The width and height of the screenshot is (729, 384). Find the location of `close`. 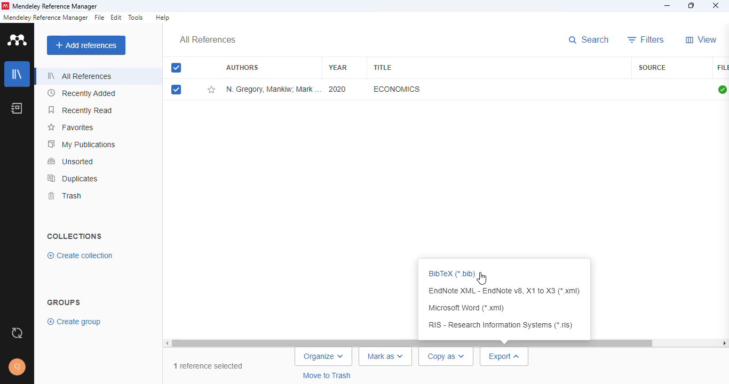

close is located at coordinates (717, 6).